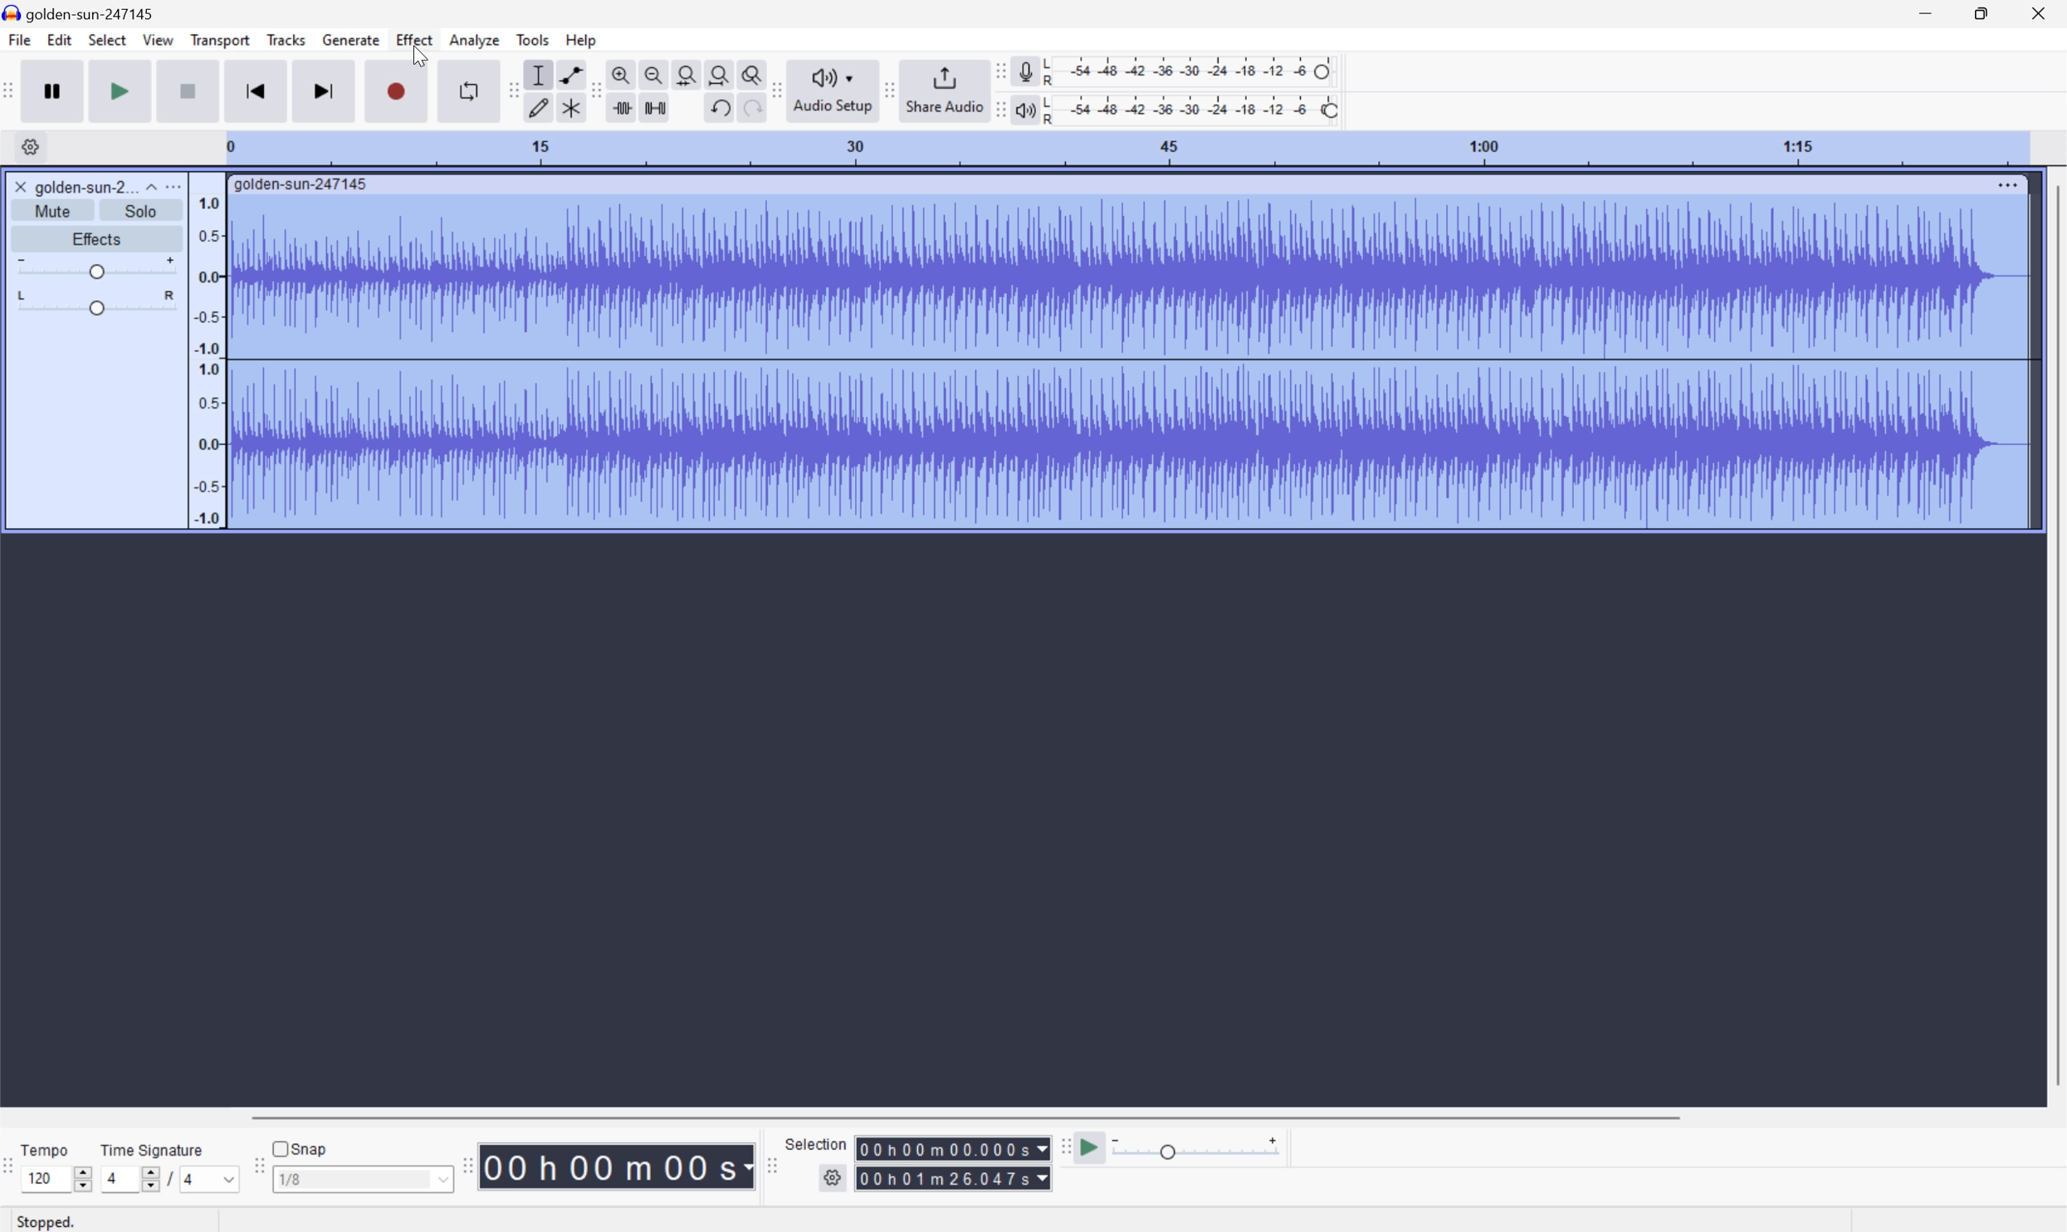 This screenshot has width=2067, height=1232. What do you see at coordinates (121, 90) in the screenshot?
I see `Play` at bounding box center [121, 90].